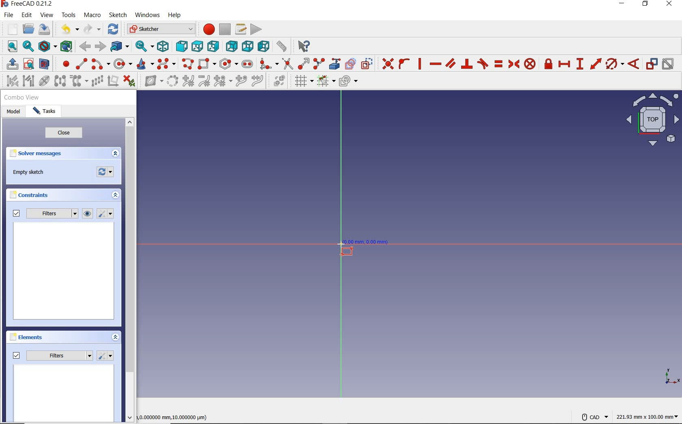 This screenshot has width=682, height=424. What do you see at coordinates (64, 134) in the screenshot?
I see `close` at bounding box center [64, 134].